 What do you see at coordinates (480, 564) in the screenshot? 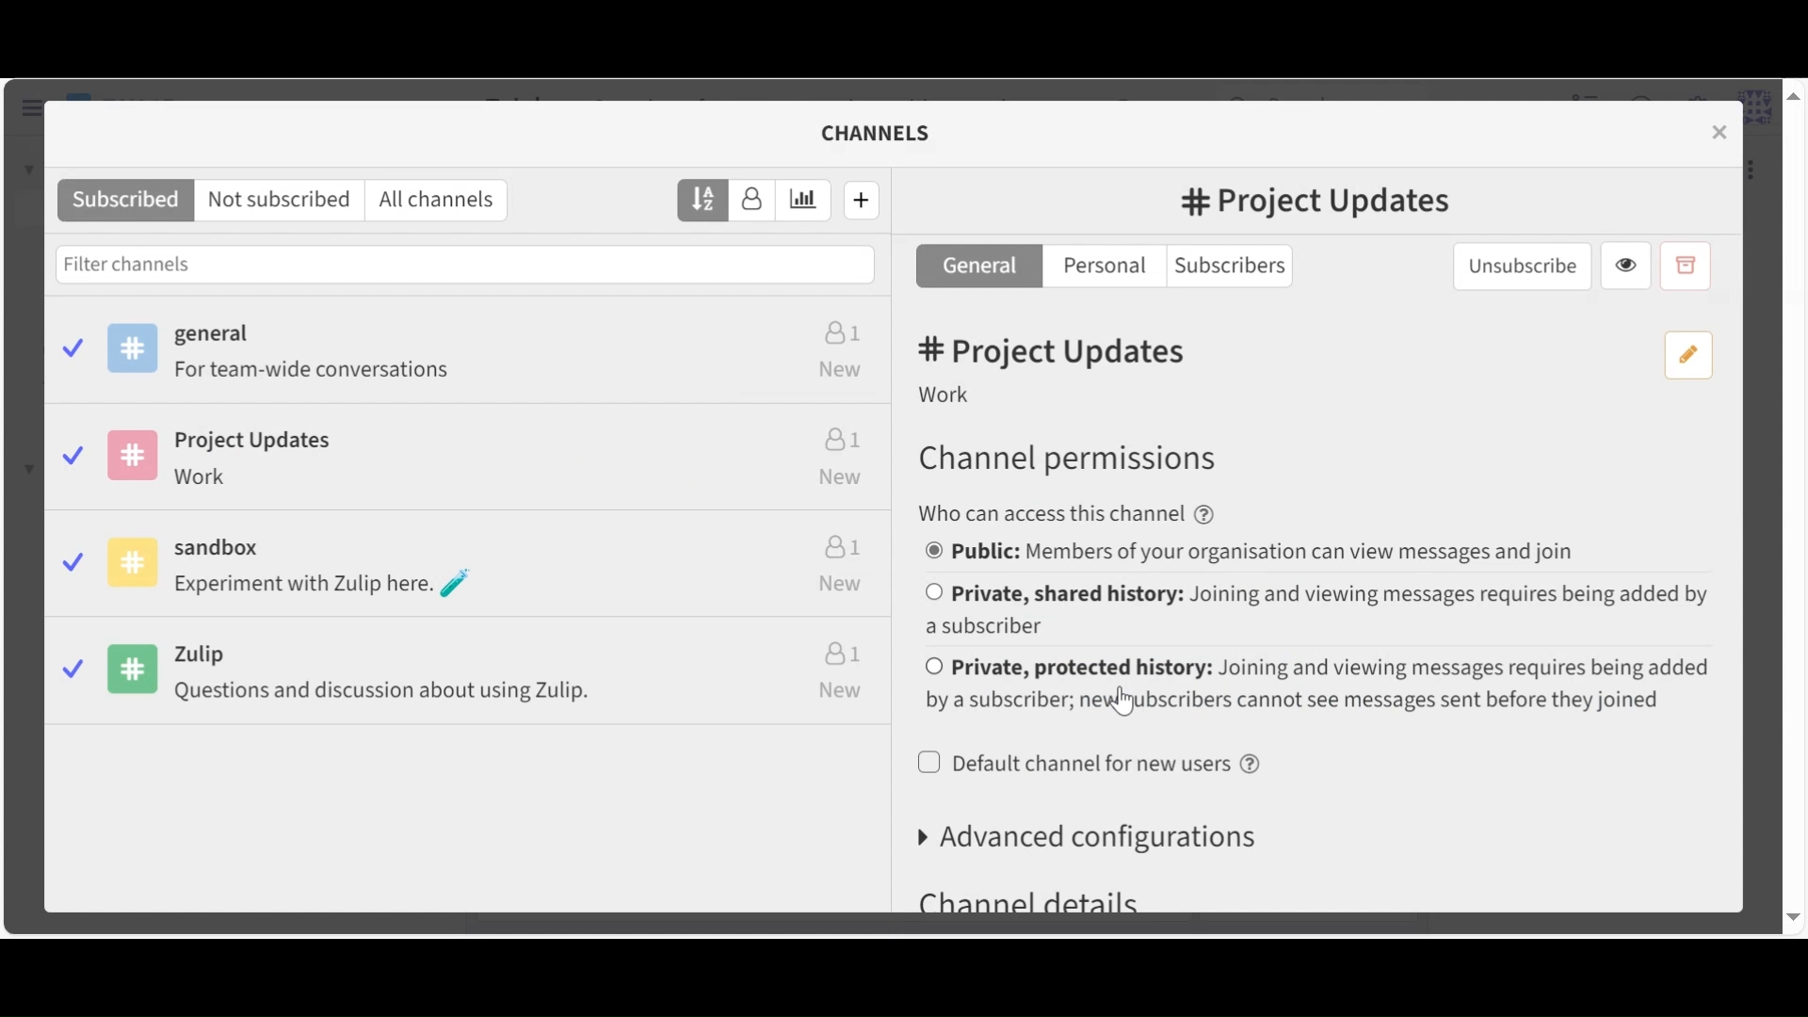
I see `sandbox` at bounding box center [480, 564].